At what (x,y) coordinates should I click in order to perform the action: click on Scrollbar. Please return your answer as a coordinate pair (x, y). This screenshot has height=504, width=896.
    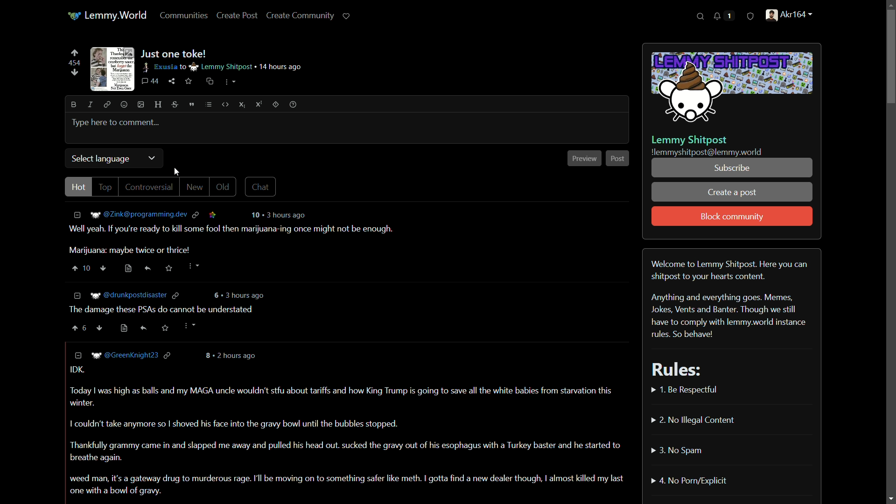
    Looking at the image, I should click on (890, 252).